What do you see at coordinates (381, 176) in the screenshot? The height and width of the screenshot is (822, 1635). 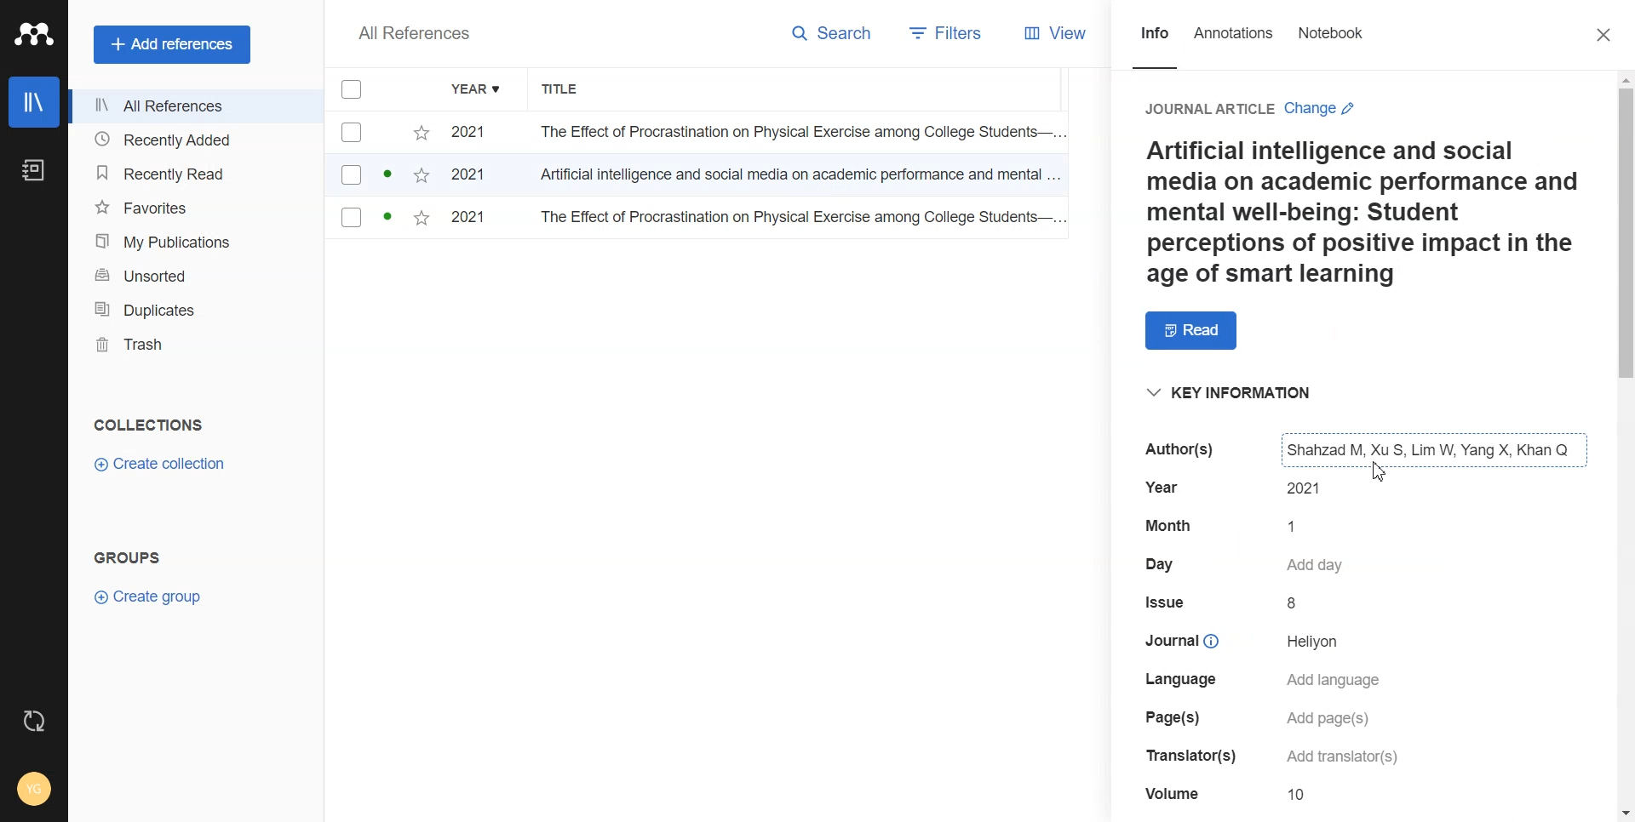 I see `checkbox` at bounding box center [381, 176].